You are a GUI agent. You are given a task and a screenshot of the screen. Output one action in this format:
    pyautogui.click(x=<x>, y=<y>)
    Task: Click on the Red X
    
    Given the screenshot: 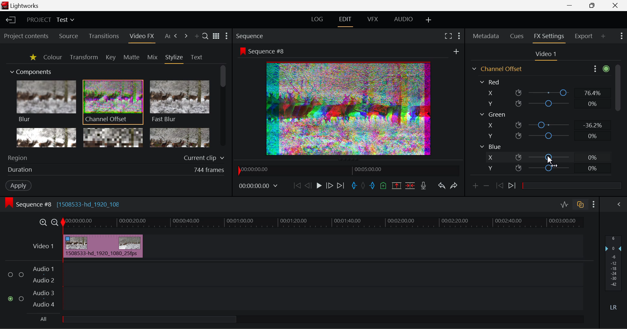 What is the action you would take?
    pyautogui.click(x=543, y=93)
    